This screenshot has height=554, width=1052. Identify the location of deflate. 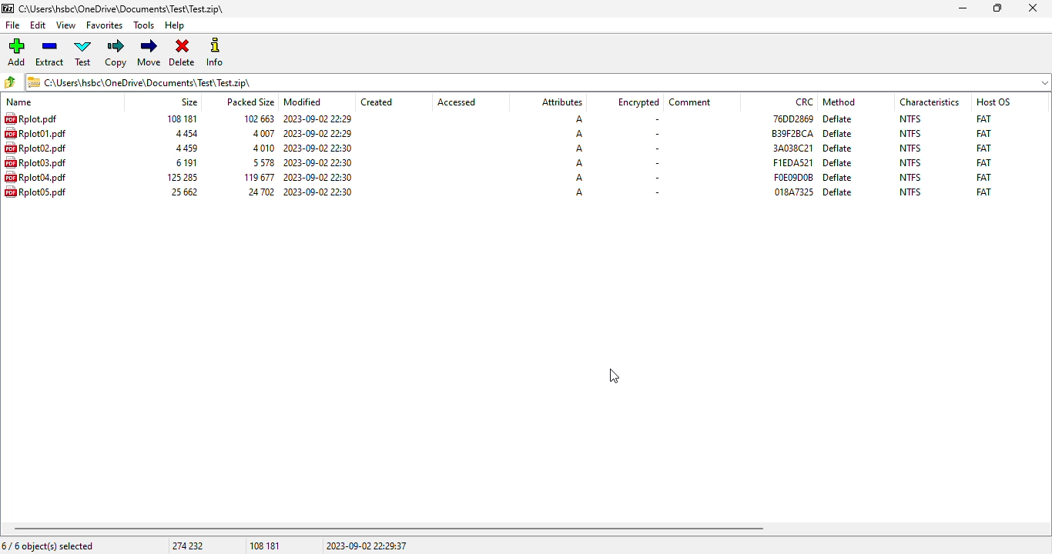
(839, 118).